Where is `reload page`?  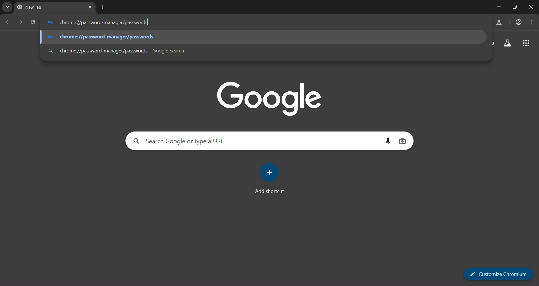
reload page is located at coordinates (34, 22).